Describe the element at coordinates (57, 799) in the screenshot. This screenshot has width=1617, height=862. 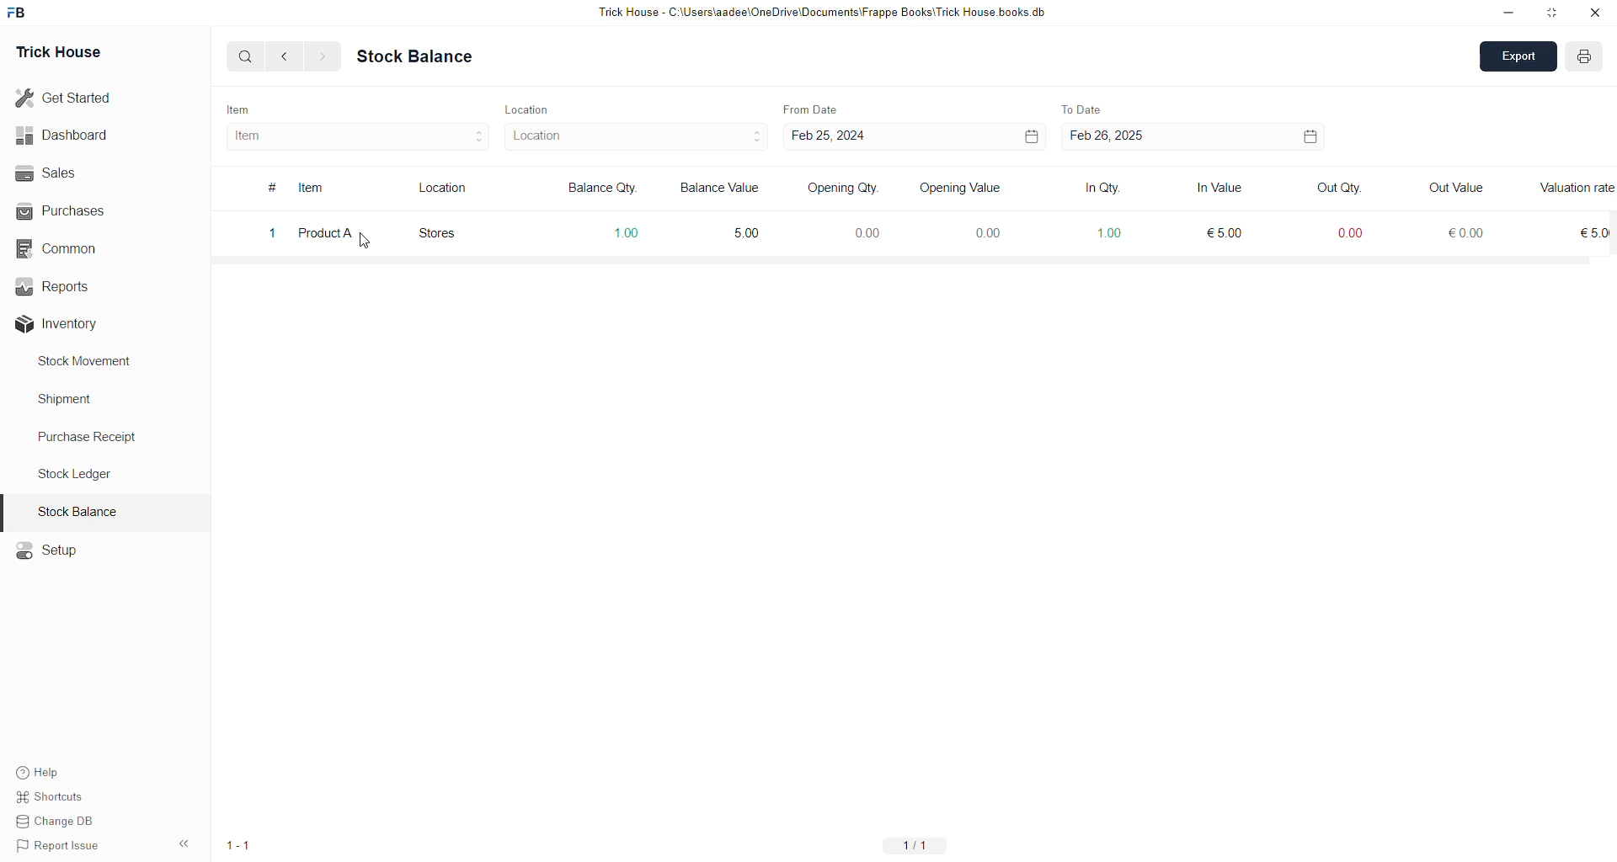
I see `Shortcuts` at that location.